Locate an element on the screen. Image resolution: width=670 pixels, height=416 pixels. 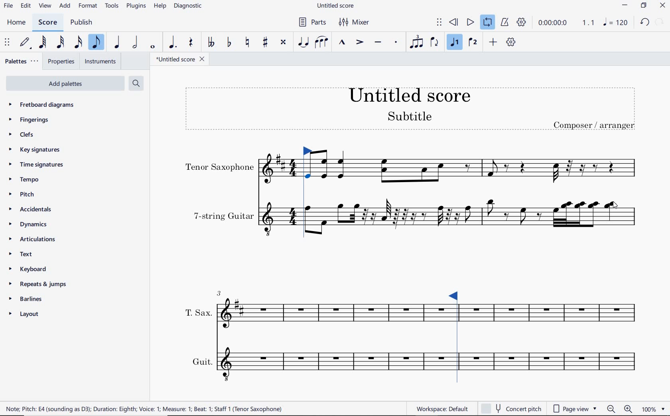
FORMAT is located at coordinates (89, 6).